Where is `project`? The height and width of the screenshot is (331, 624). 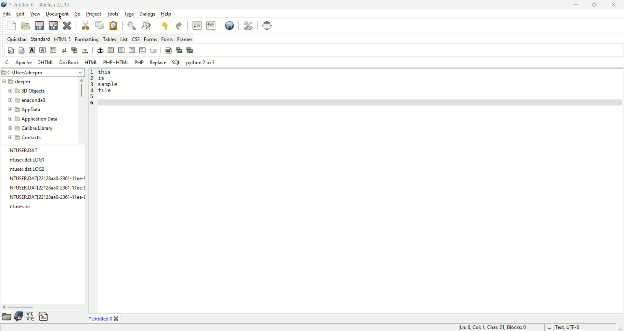 project is located at coordinates (95, 14).